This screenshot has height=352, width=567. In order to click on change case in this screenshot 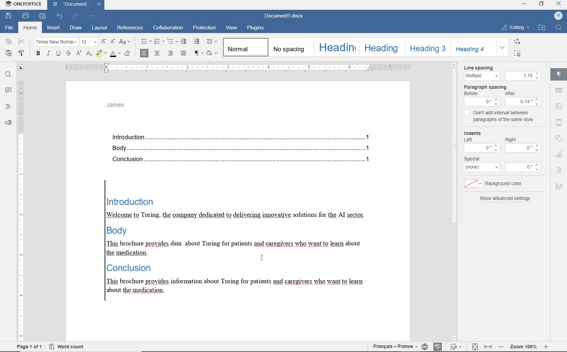, I will do `click(126, 41)`.